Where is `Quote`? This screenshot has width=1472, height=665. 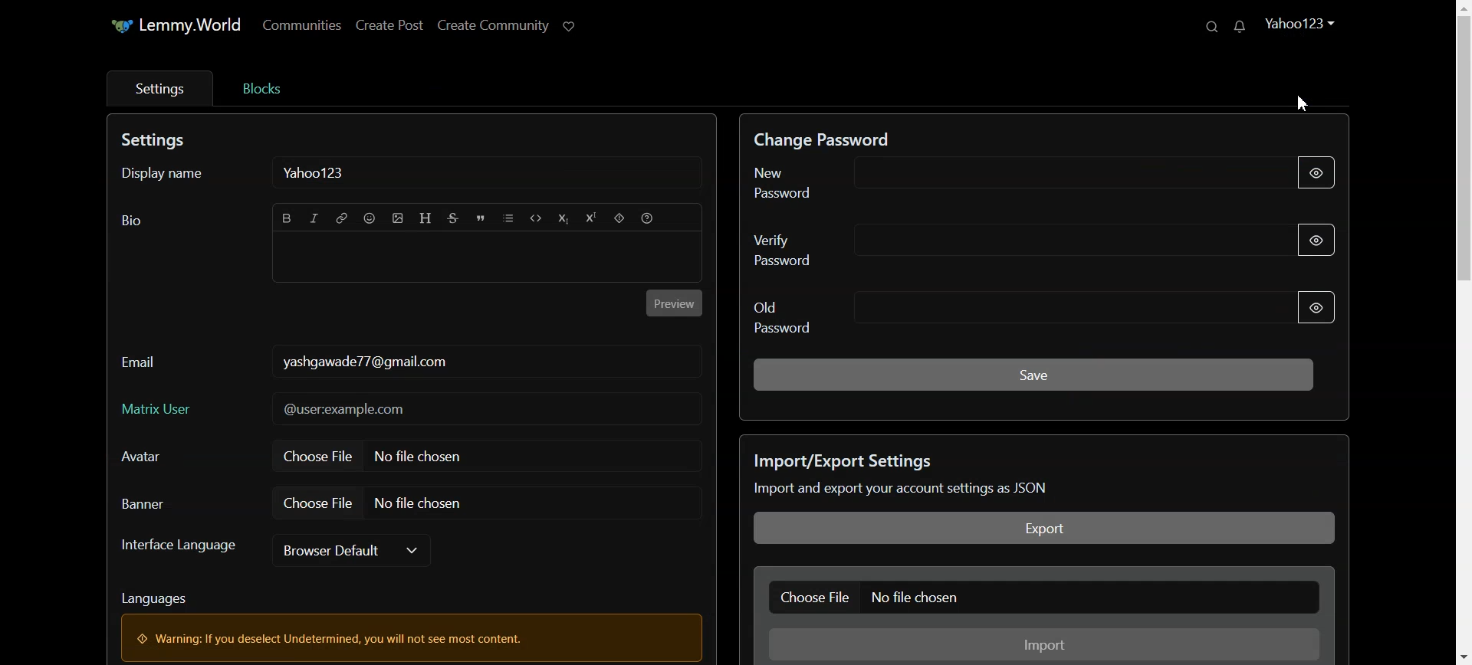
Quote is located at coordinates (480, 217).